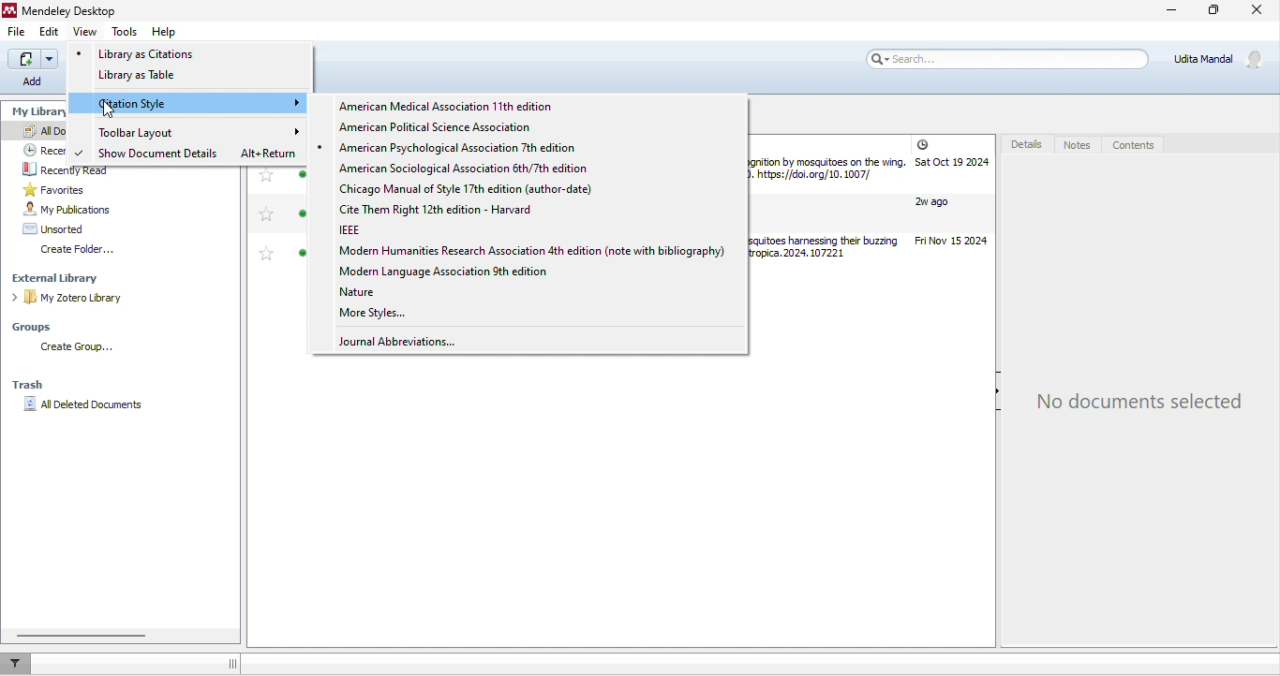  What do you see at coordinates (449, 210) in the screenshot?
I see `Cite Them Right 12th edition - Harvard` at bounding box center [449, 210].